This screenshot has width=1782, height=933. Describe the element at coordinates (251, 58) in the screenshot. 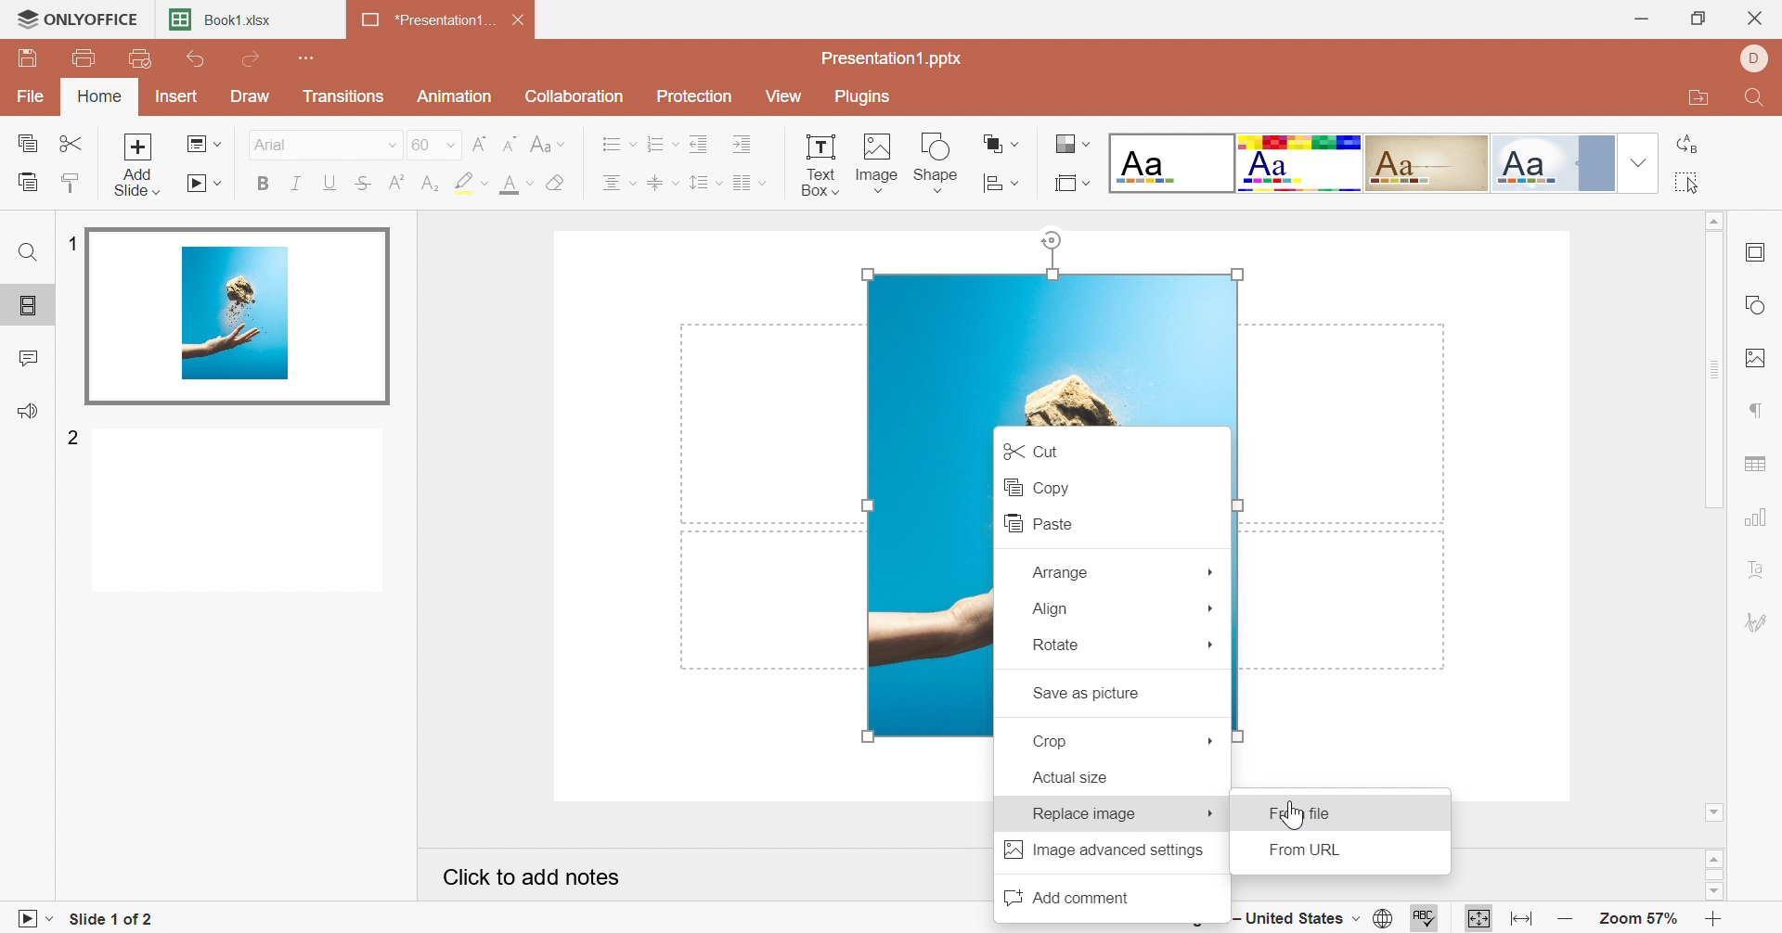

I see `Redo` at that location.